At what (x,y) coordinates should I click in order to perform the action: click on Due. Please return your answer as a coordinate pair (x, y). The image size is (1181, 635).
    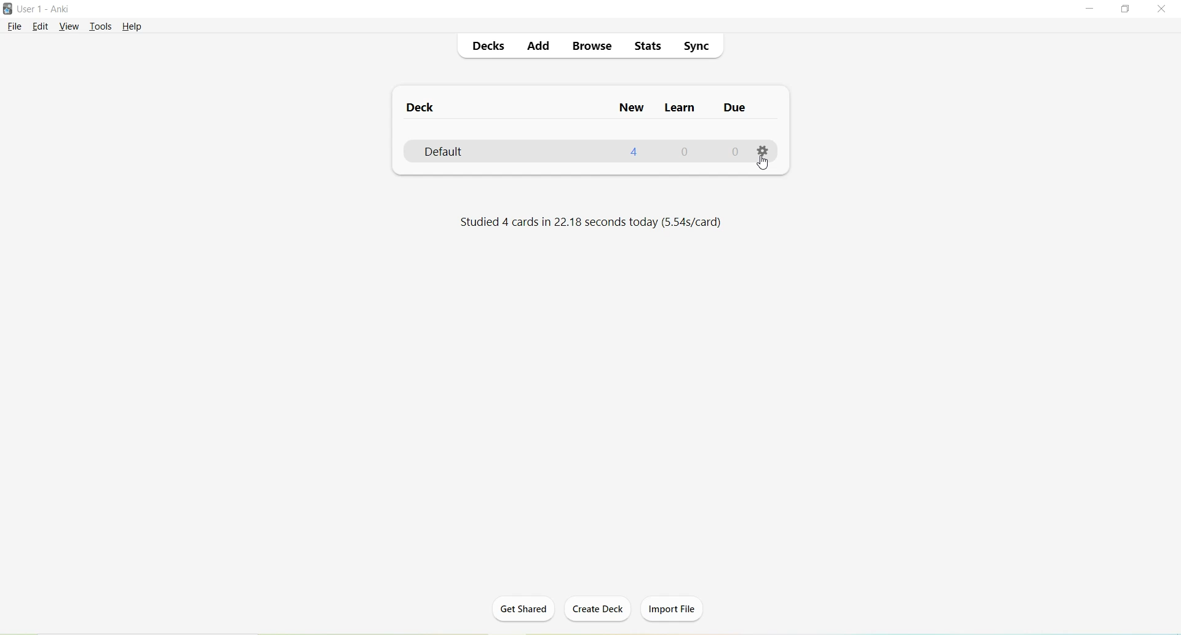
    Looking at the image, I should click on (736, 108).